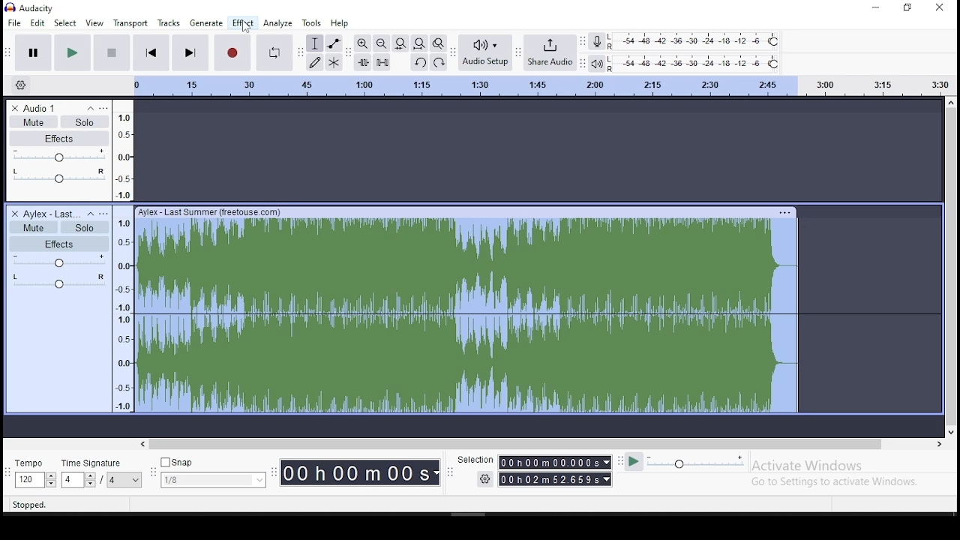  What do you see at coordinates (538, 85) in the screenshot?
I see `scale` at bounding box center [538, 85].